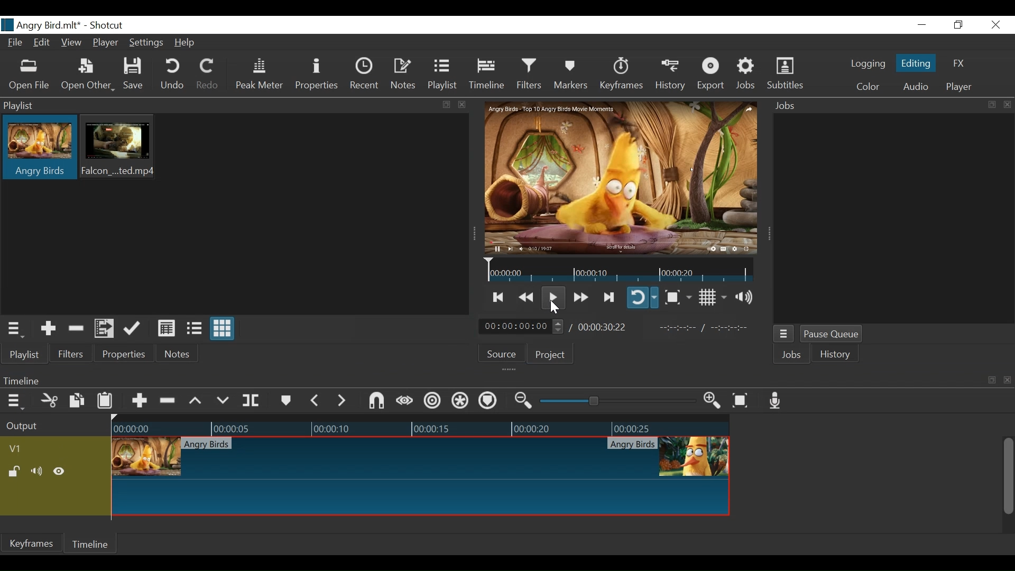 The image size is (1015, 571). I want to click on View as Detail, so click(166, 327).